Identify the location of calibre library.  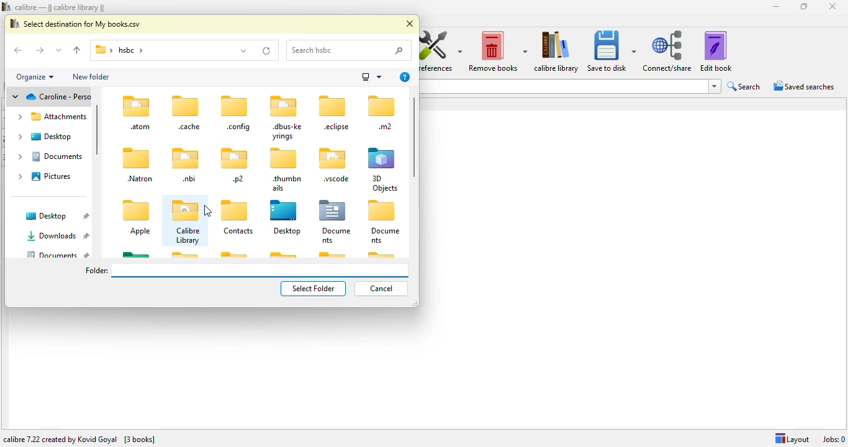
(186, 221).